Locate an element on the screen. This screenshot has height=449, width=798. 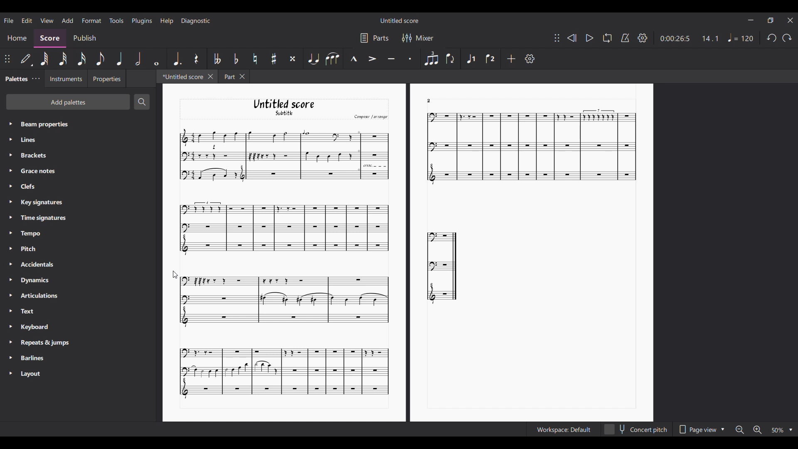
16th note is located at coordinates (81, 59).